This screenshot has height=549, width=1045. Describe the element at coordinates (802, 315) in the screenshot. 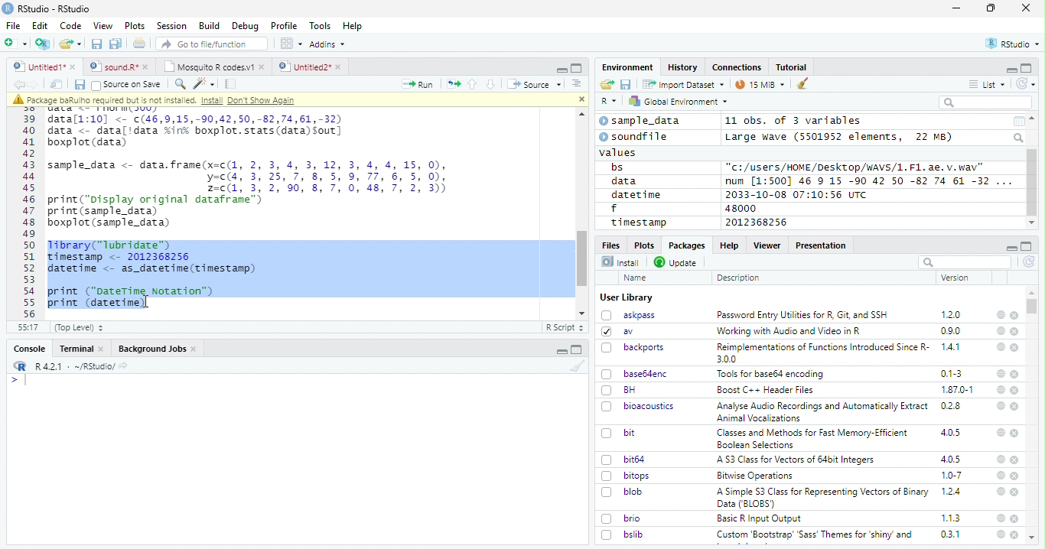

I see `Password Entry Utilities for R, Git, and SSH` at that location.